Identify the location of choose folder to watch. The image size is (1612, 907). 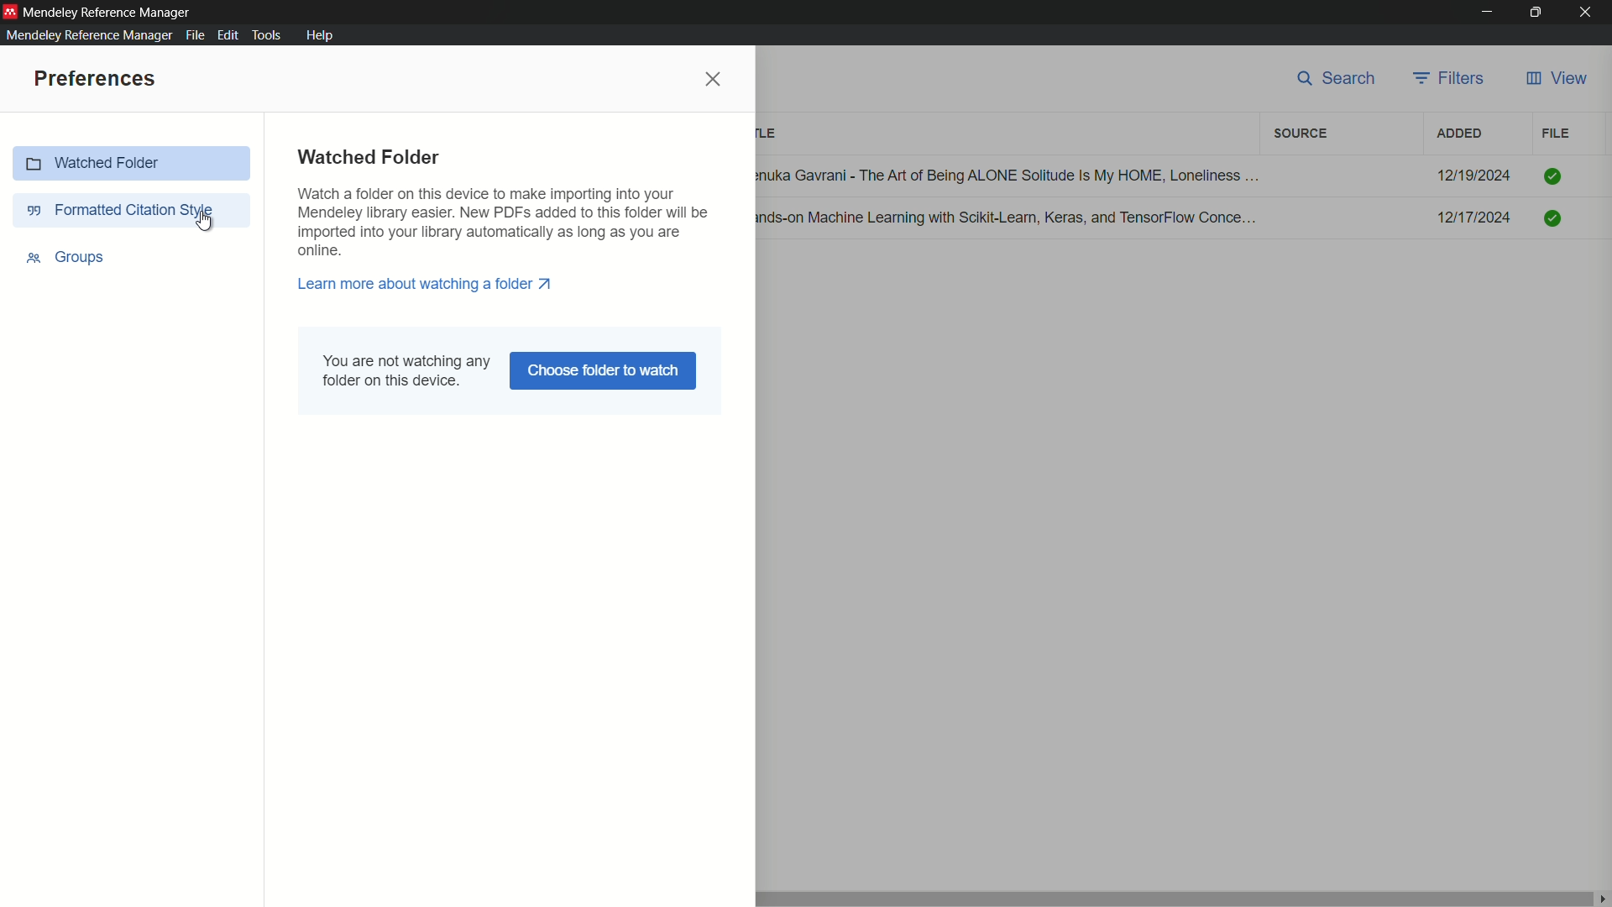
(604, 371).